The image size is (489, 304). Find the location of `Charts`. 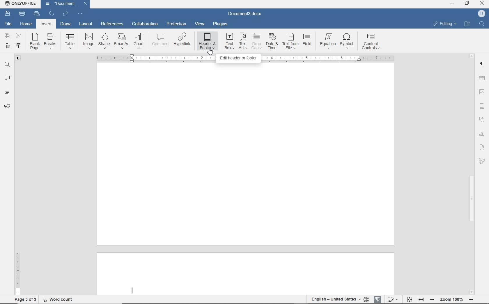

Charts is located at coordinates (482, 132).